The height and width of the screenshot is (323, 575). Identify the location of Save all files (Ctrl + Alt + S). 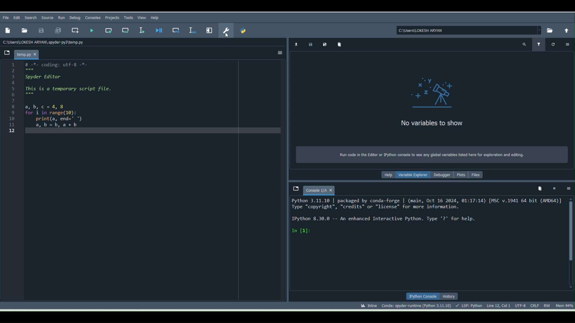
(55, 31).